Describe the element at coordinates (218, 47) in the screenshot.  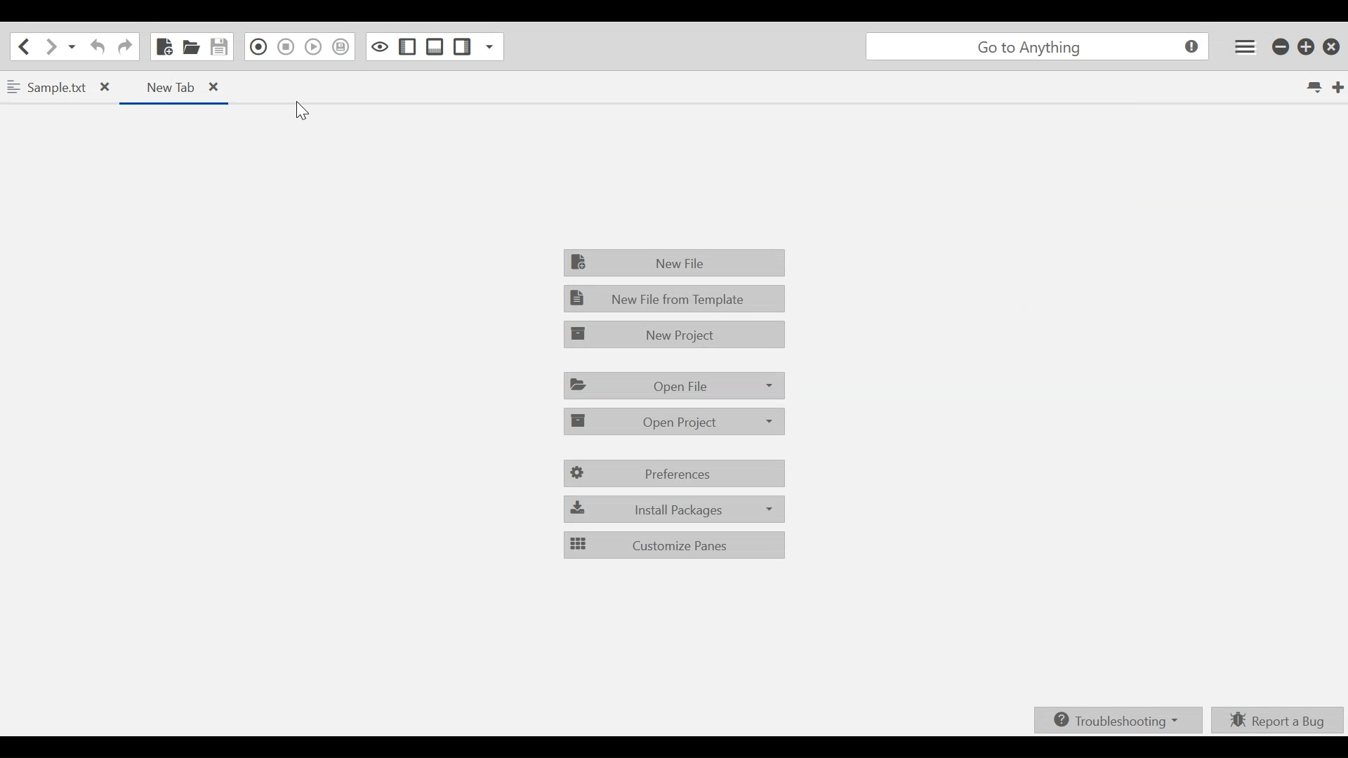
I see `Save File` at that location.